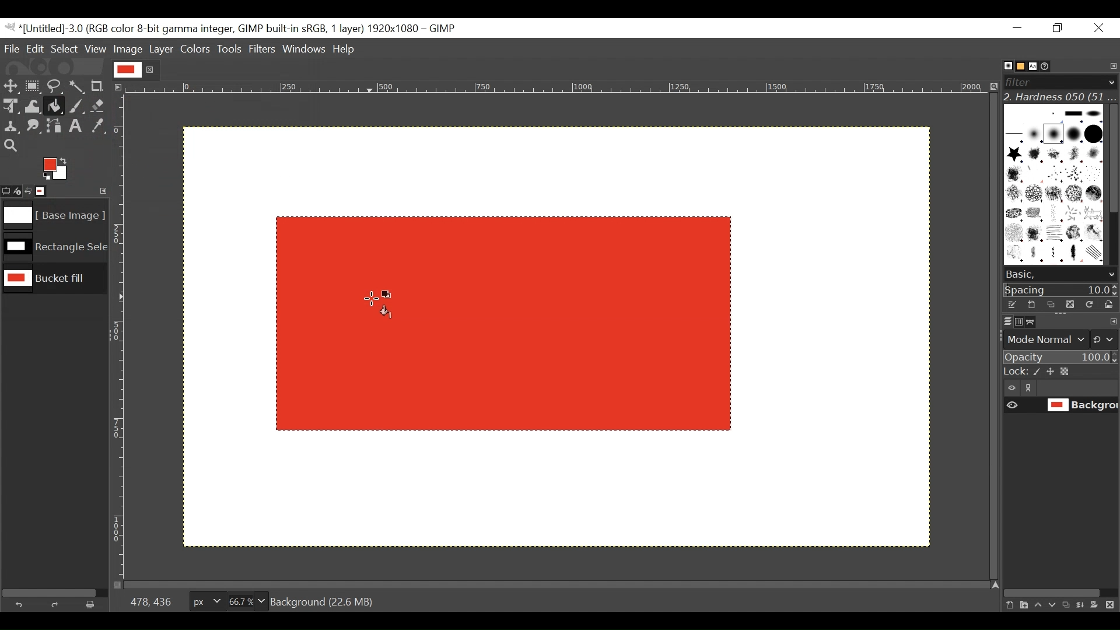 This screenshot has width=1120, height=630. I want to click on scroll down, so click(1111, 275).